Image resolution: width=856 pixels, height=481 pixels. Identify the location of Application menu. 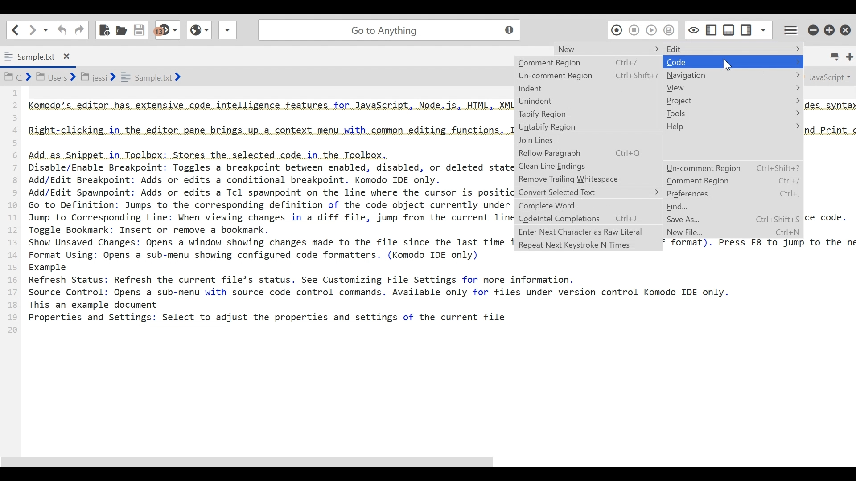
(789, 29).